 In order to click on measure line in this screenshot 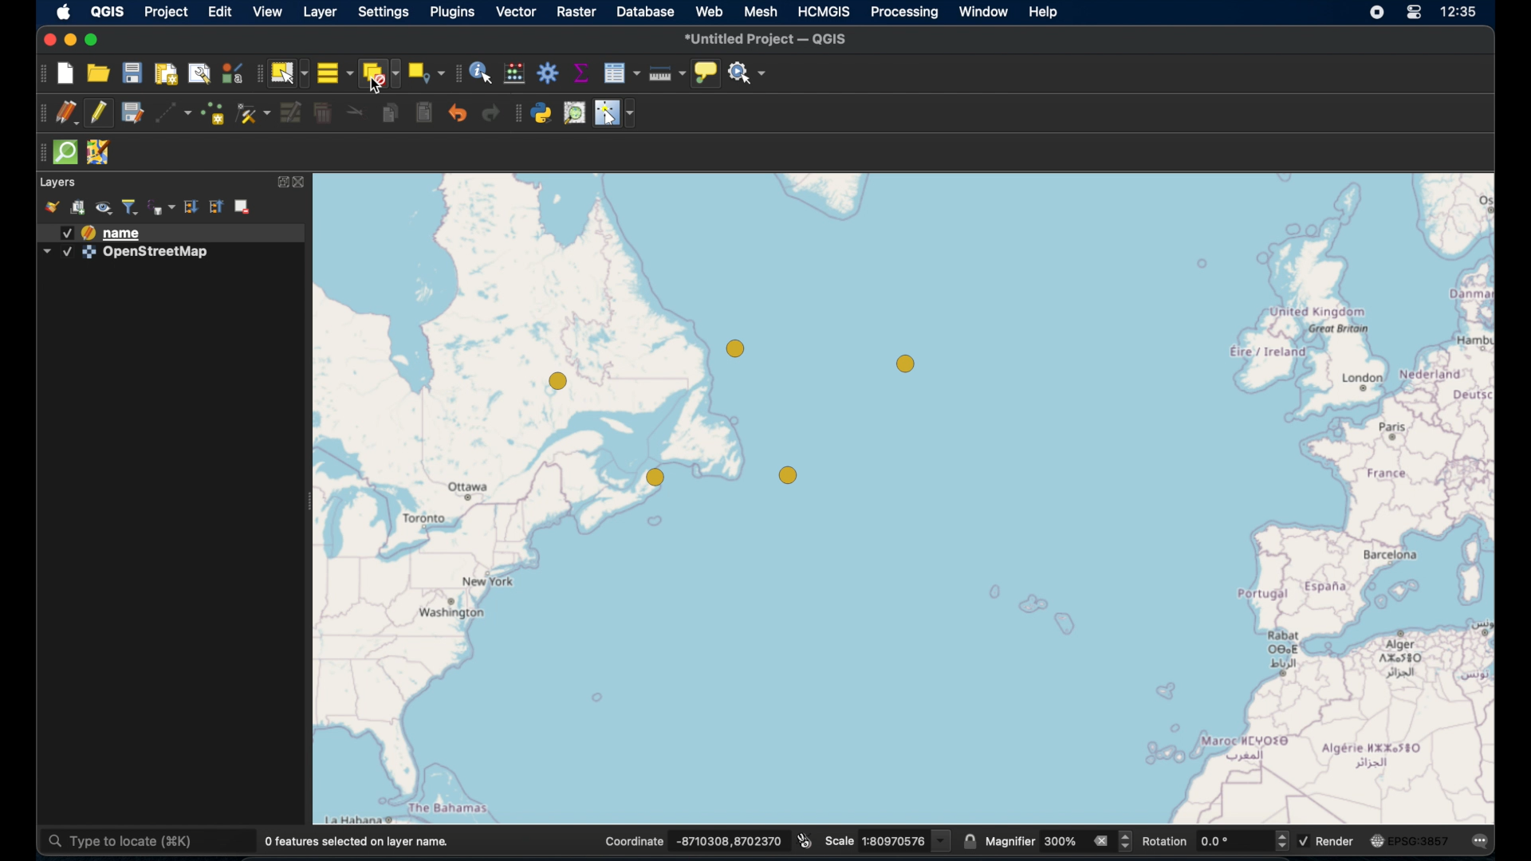, I will do `click(665, 74)`.